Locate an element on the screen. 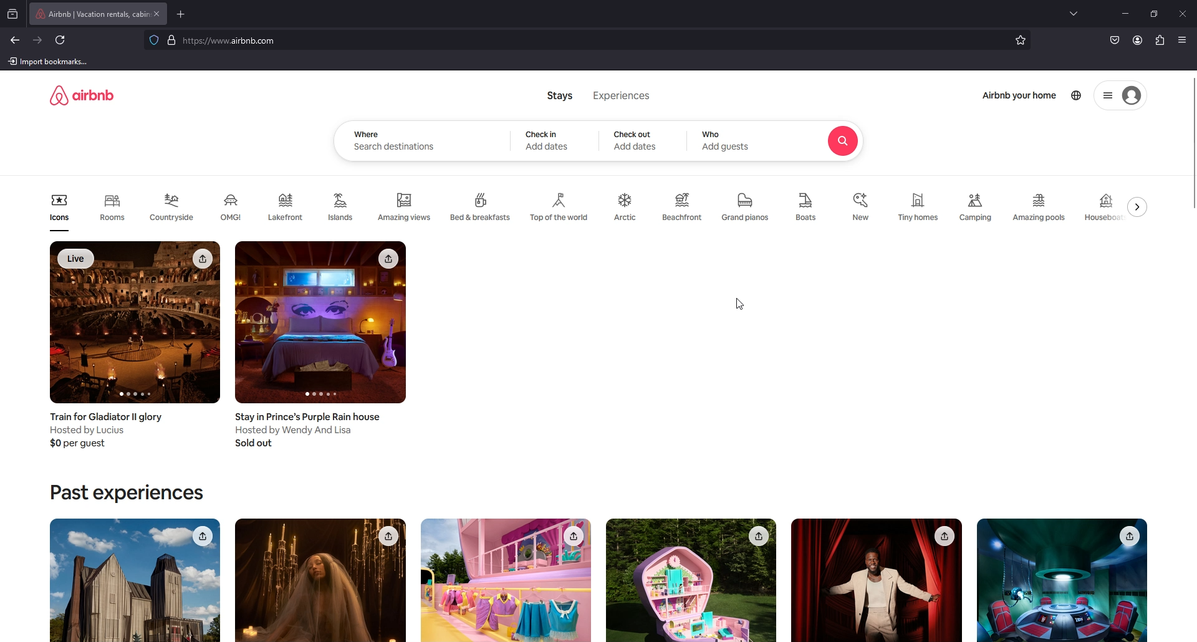  scroll bar is located at coordinates (1190, 142).